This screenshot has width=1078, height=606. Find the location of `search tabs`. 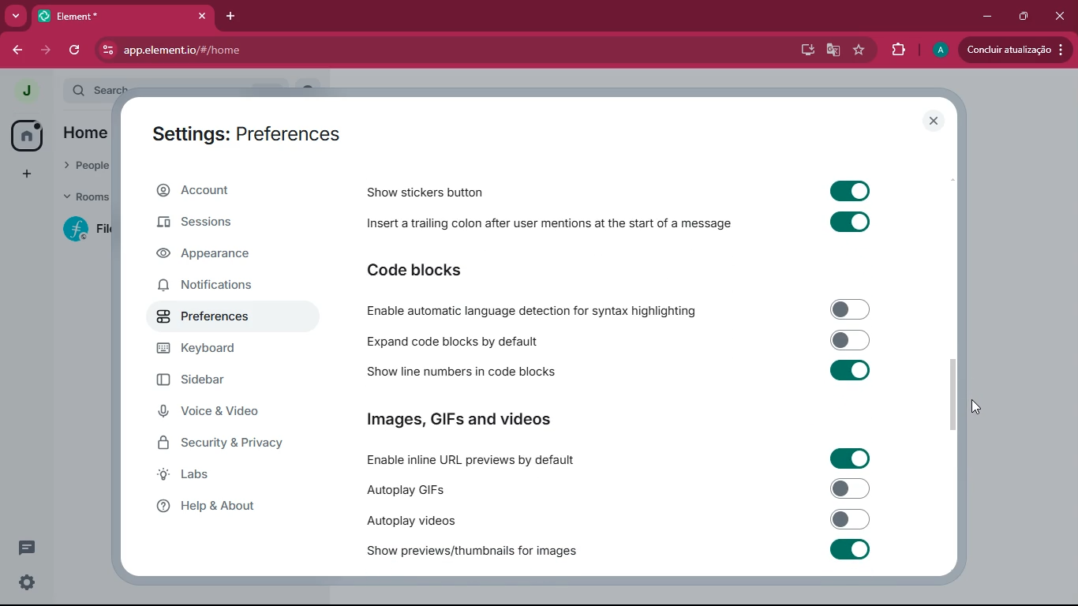

search tabs is located at coordinates (17, 17).